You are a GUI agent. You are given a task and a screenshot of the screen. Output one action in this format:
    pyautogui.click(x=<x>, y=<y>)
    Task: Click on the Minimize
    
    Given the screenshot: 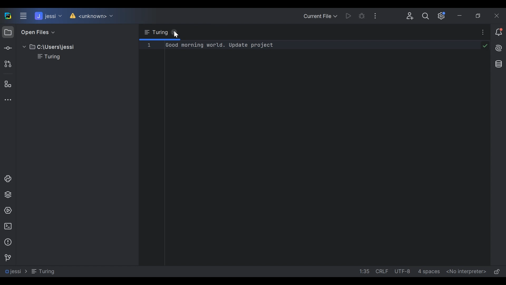 What is the action you would take?
    pyautogui.click(x=461, y=16)
    